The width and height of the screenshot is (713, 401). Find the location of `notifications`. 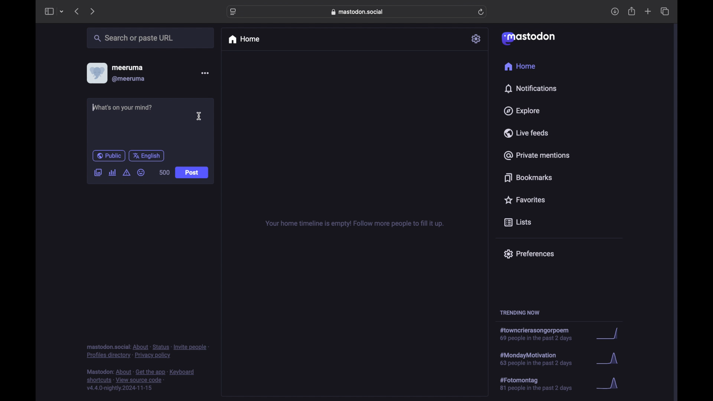

notifications is located at coordinates (530, 88).